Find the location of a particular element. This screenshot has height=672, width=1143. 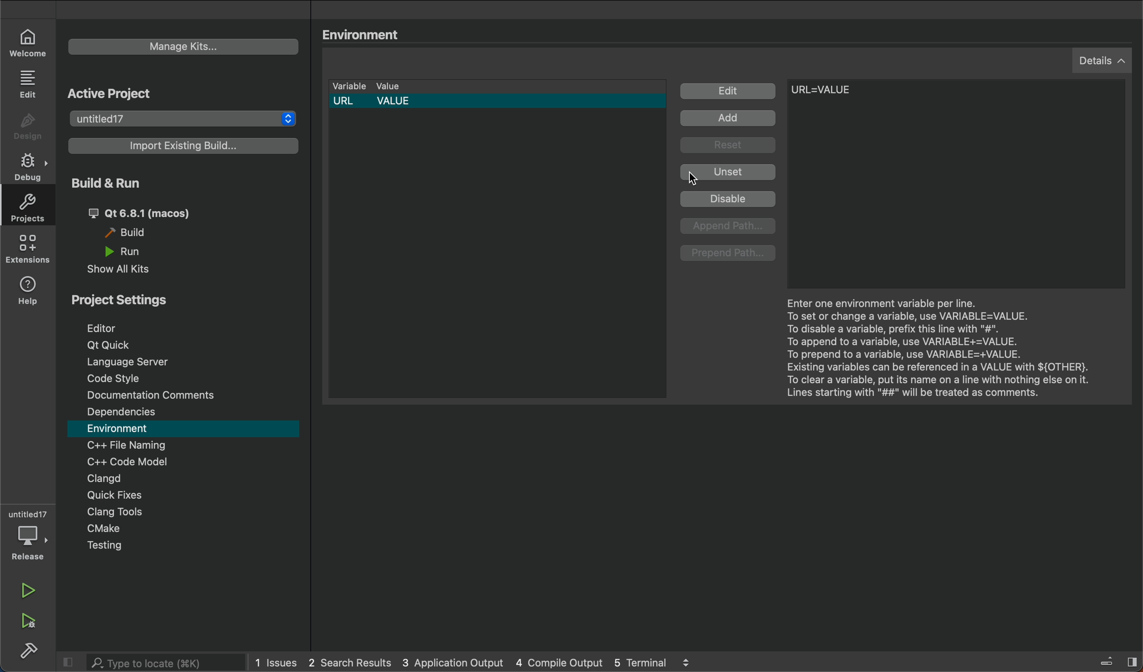

prepend path is located at coordinates (728, 254).